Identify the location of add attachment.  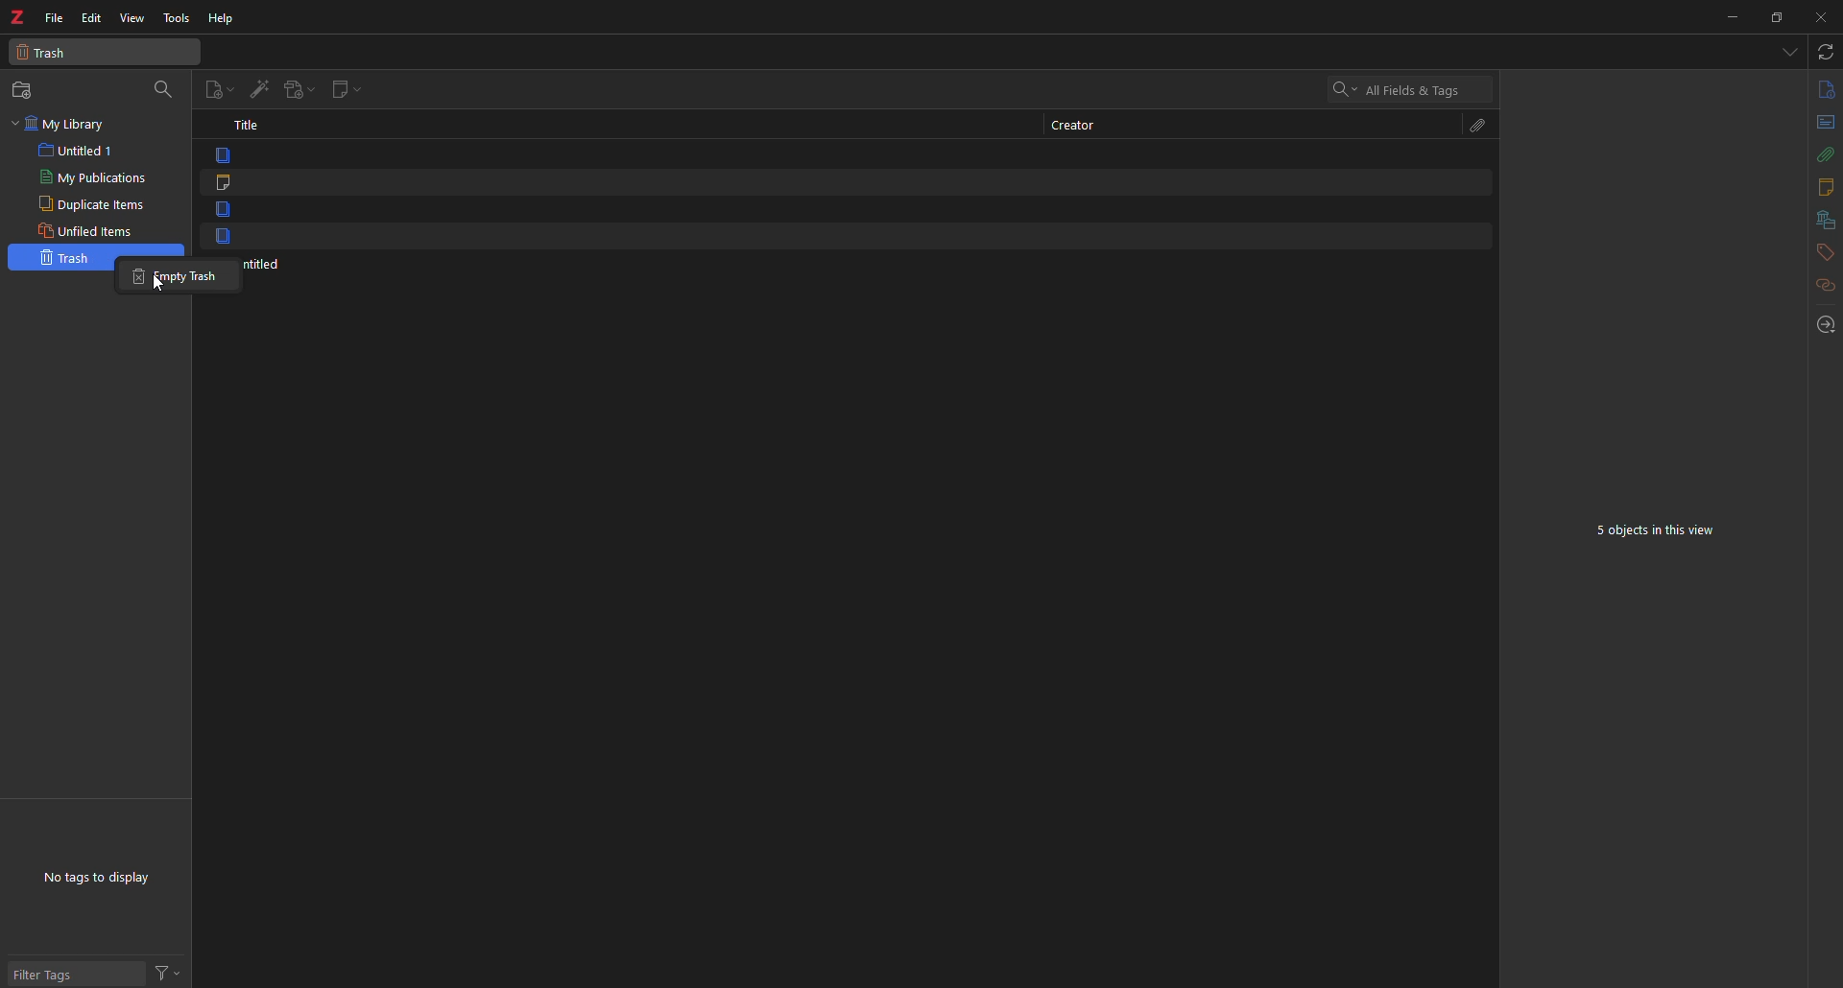
(296, 89).